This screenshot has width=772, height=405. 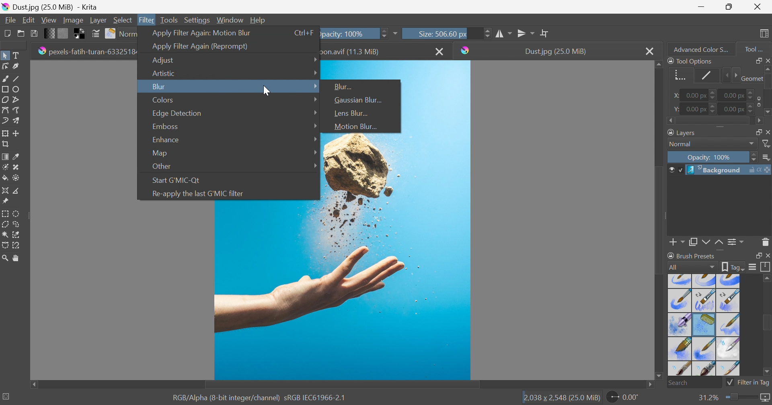 What do you see at coordinates (383, 33) in the screenshot?
I see `Slider` at bounding box center [383, 33].